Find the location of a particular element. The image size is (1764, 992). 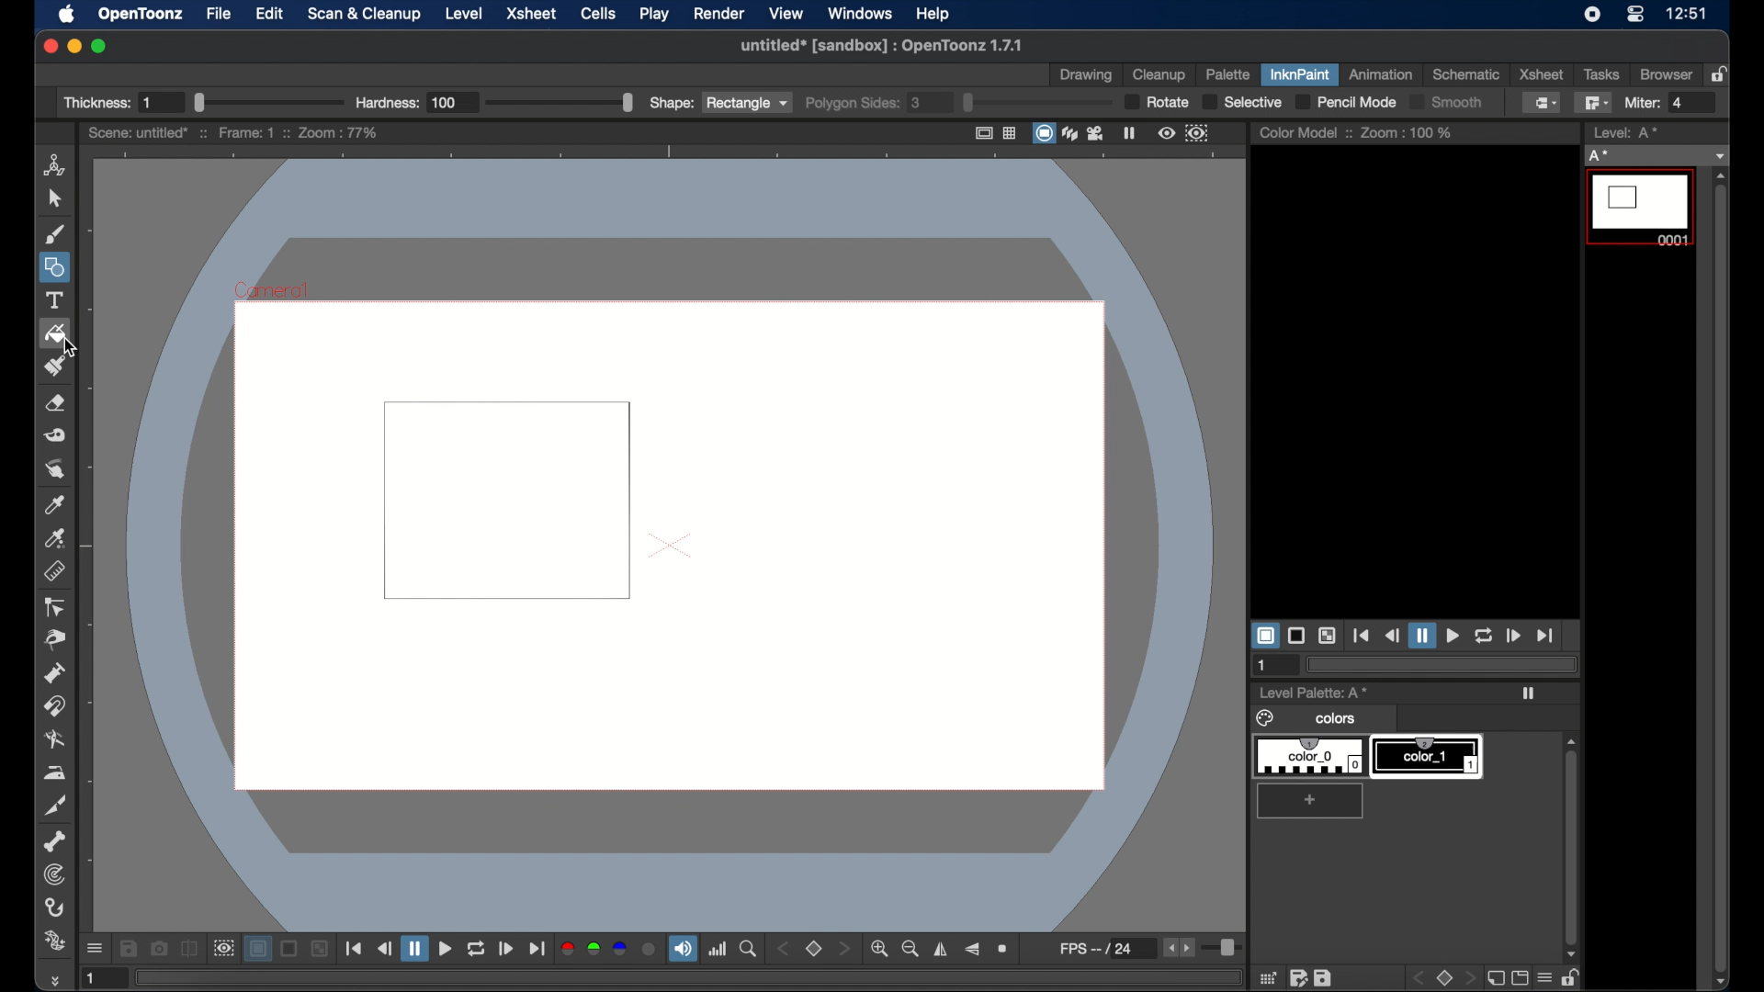

grid is located at coordinates (1269, 977).